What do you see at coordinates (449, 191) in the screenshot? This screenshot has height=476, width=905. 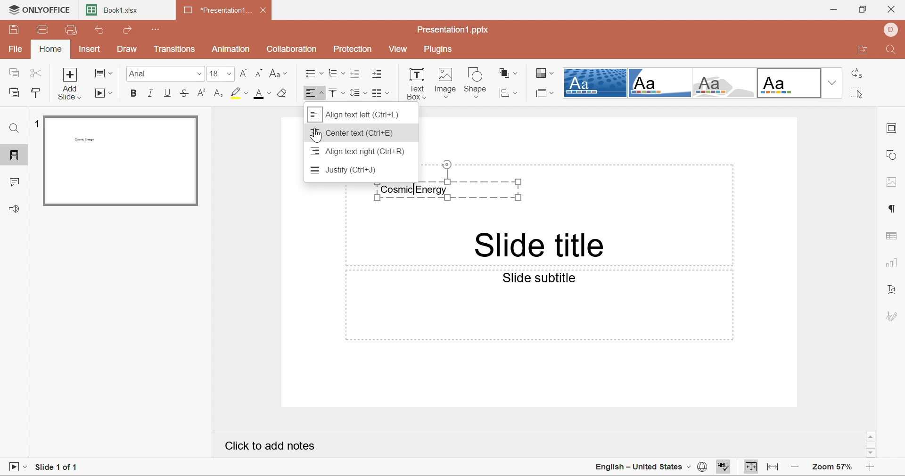 I see `Cosmic Energy` at bounding box center [449, 191].